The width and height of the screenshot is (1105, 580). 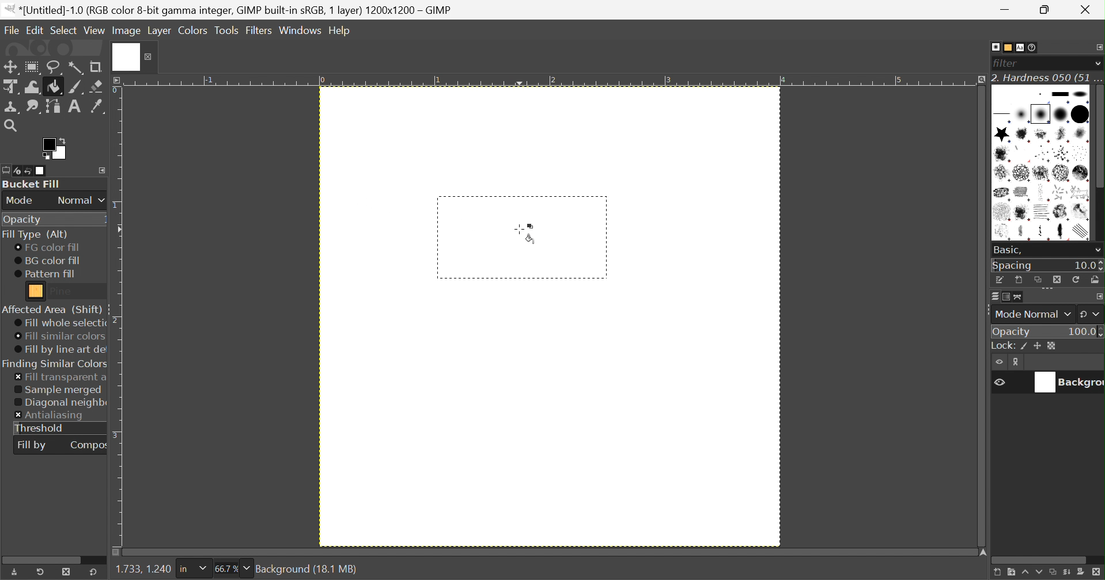 What do you see at coordinates (1043, 154) in the screenshot?
I see `Bristles` at bounding box center [1043, 154].